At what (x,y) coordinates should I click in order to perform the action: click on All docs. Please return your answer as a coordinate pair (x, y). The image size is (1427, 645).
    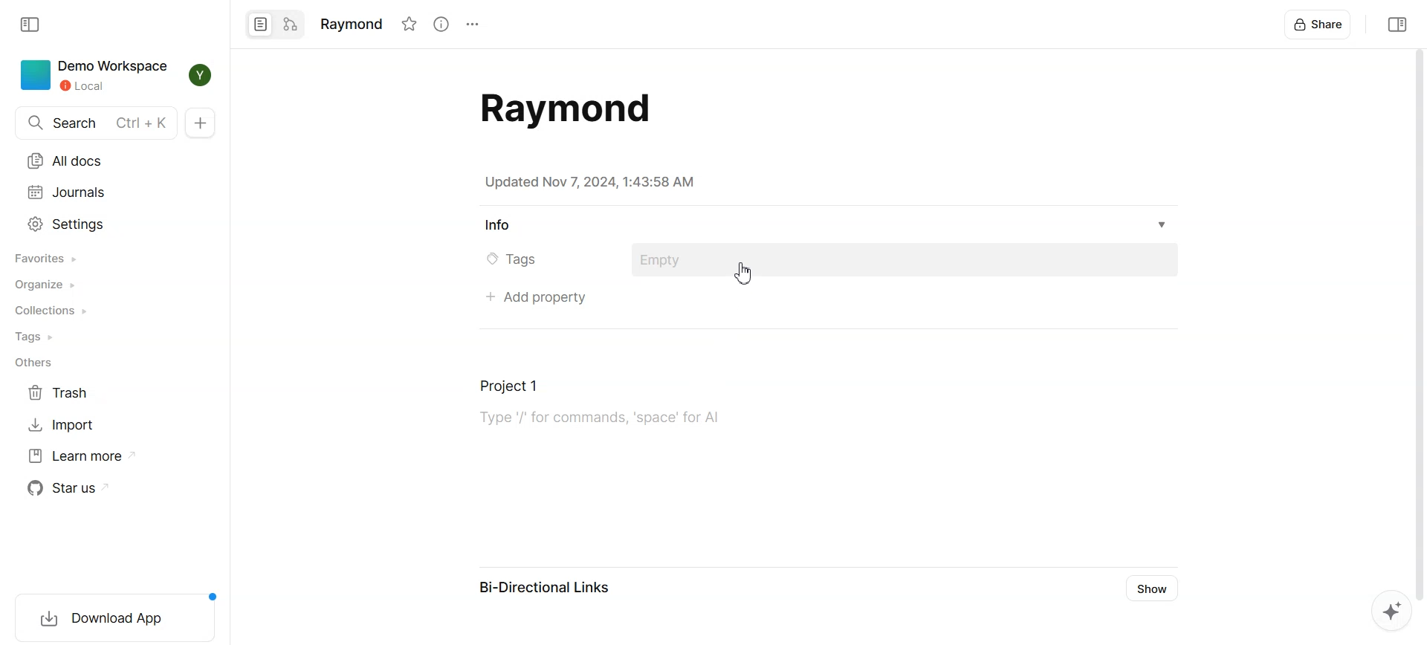
    Looking at the image, I should click on (68, 161).